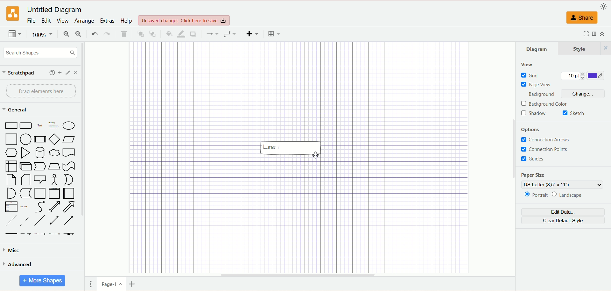 This screenshot has height=291, width=611. I want to click on Diamond, so click(54, 139).